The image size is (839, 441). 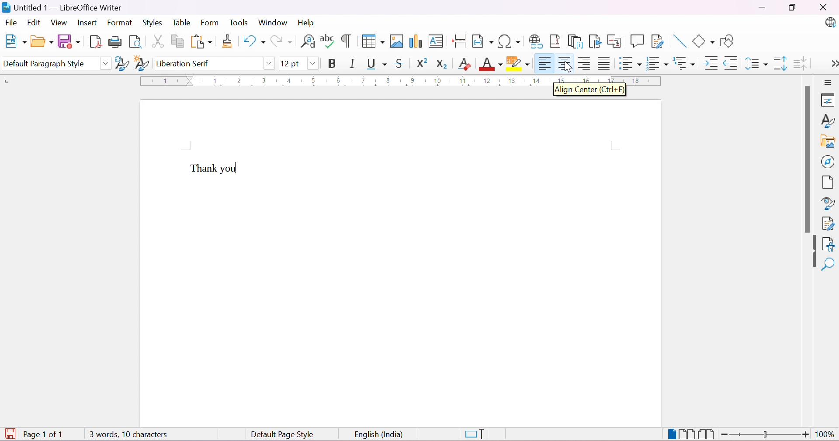 I want to click on Drop Down, so click(x=313, y=62).